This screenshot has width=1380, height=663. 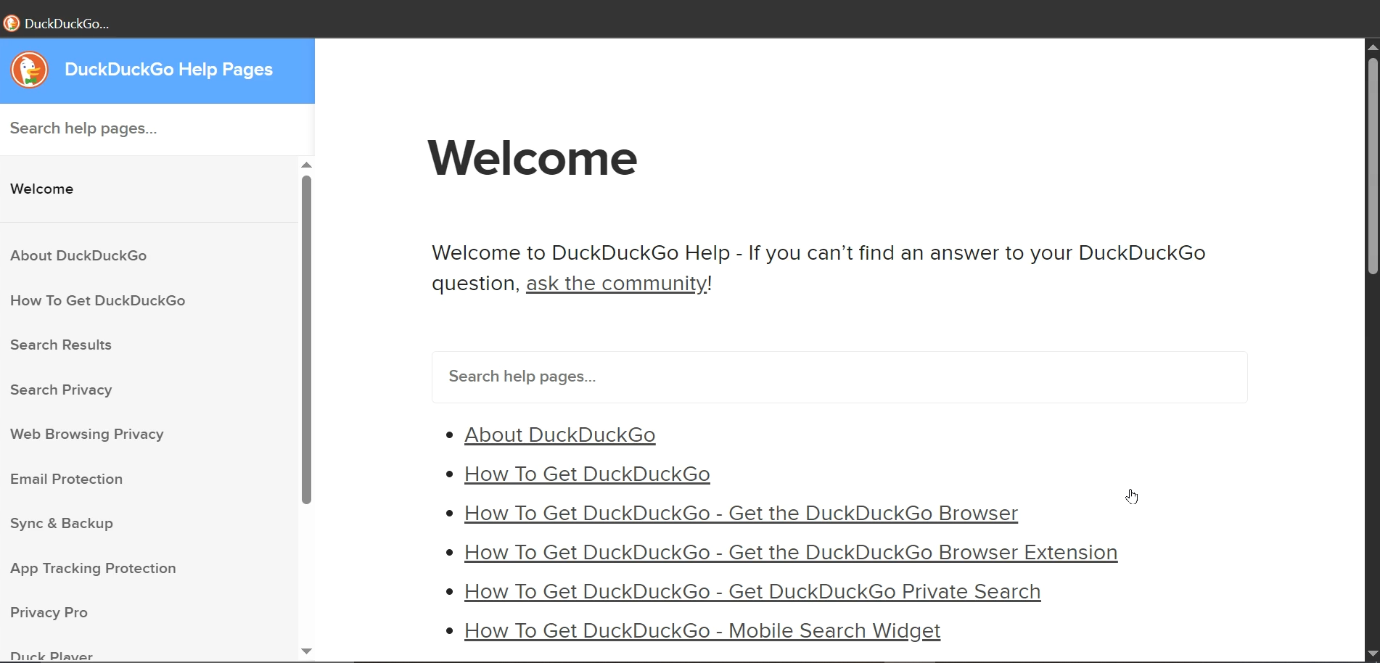 What do you see at coordinates (699, 634) in the screenshot?
I see `* How To Get DuckDuckGo - Mobile Search Widget` at bounding box center [699, 634].